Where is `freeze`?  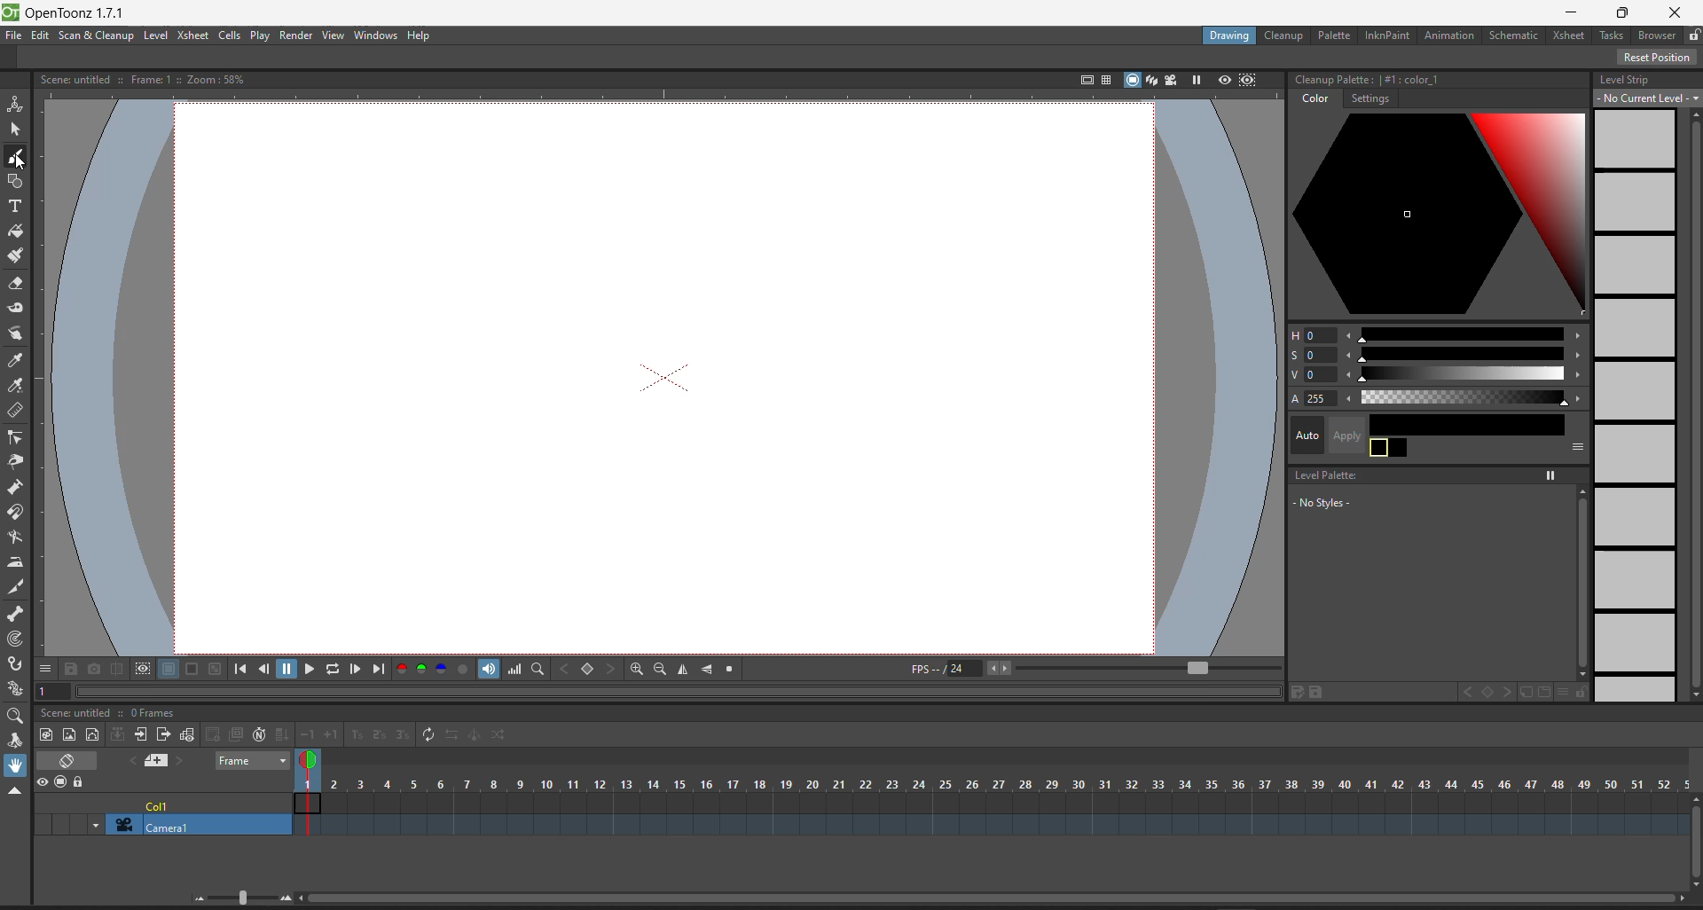 freeze is located at coordinates (1197, 78).